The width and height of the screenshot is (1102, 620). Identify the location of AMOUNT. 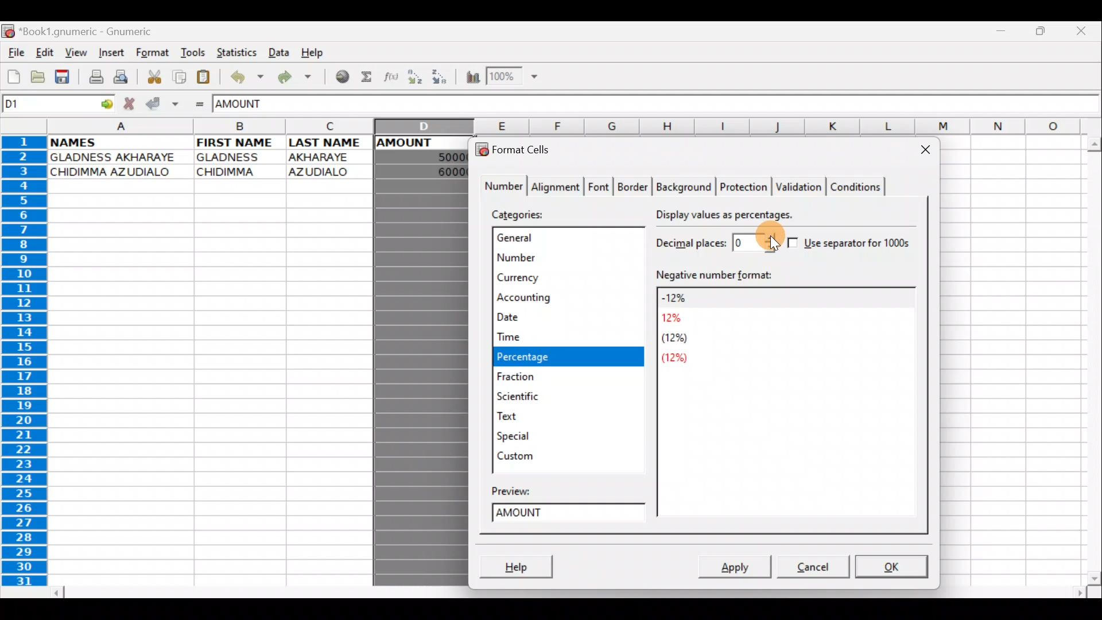
(251, 105).